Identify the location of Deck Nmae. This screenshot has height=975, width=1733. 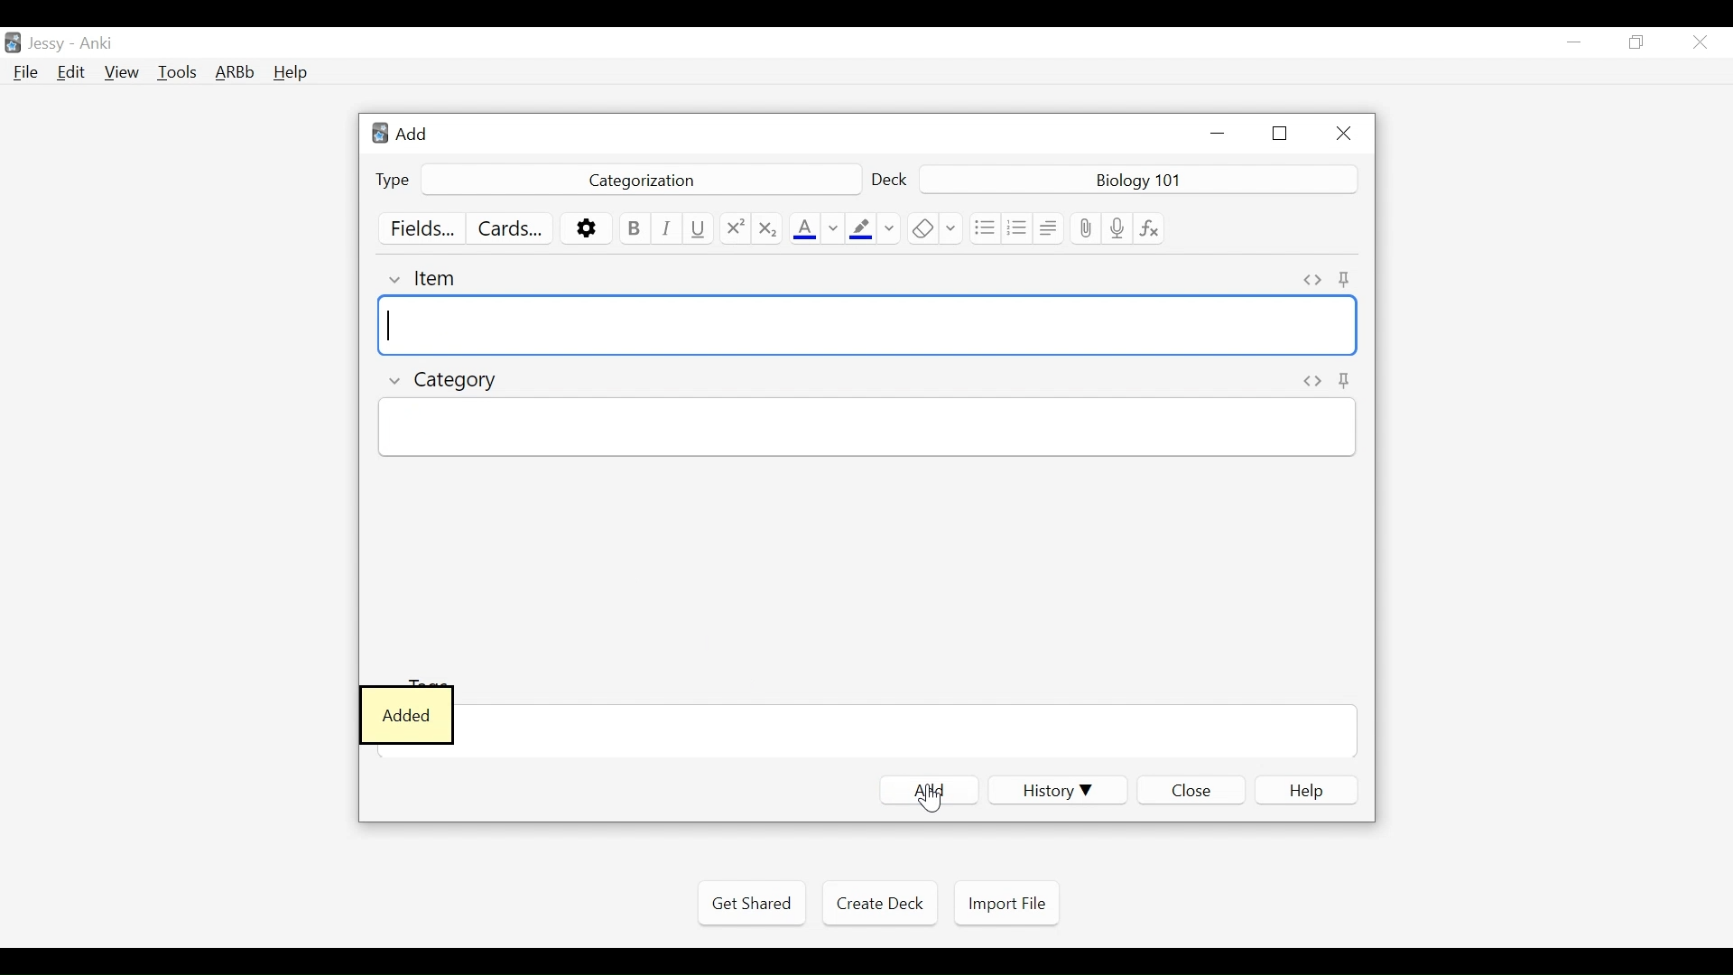
(1140, 181).